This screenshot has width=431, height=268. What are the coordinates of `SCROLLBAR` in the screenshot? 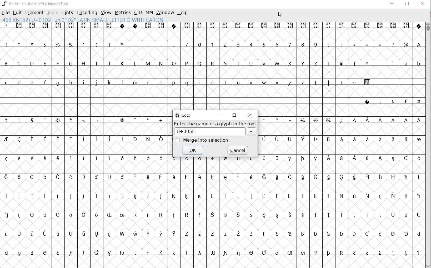 It's located at (428, 144).